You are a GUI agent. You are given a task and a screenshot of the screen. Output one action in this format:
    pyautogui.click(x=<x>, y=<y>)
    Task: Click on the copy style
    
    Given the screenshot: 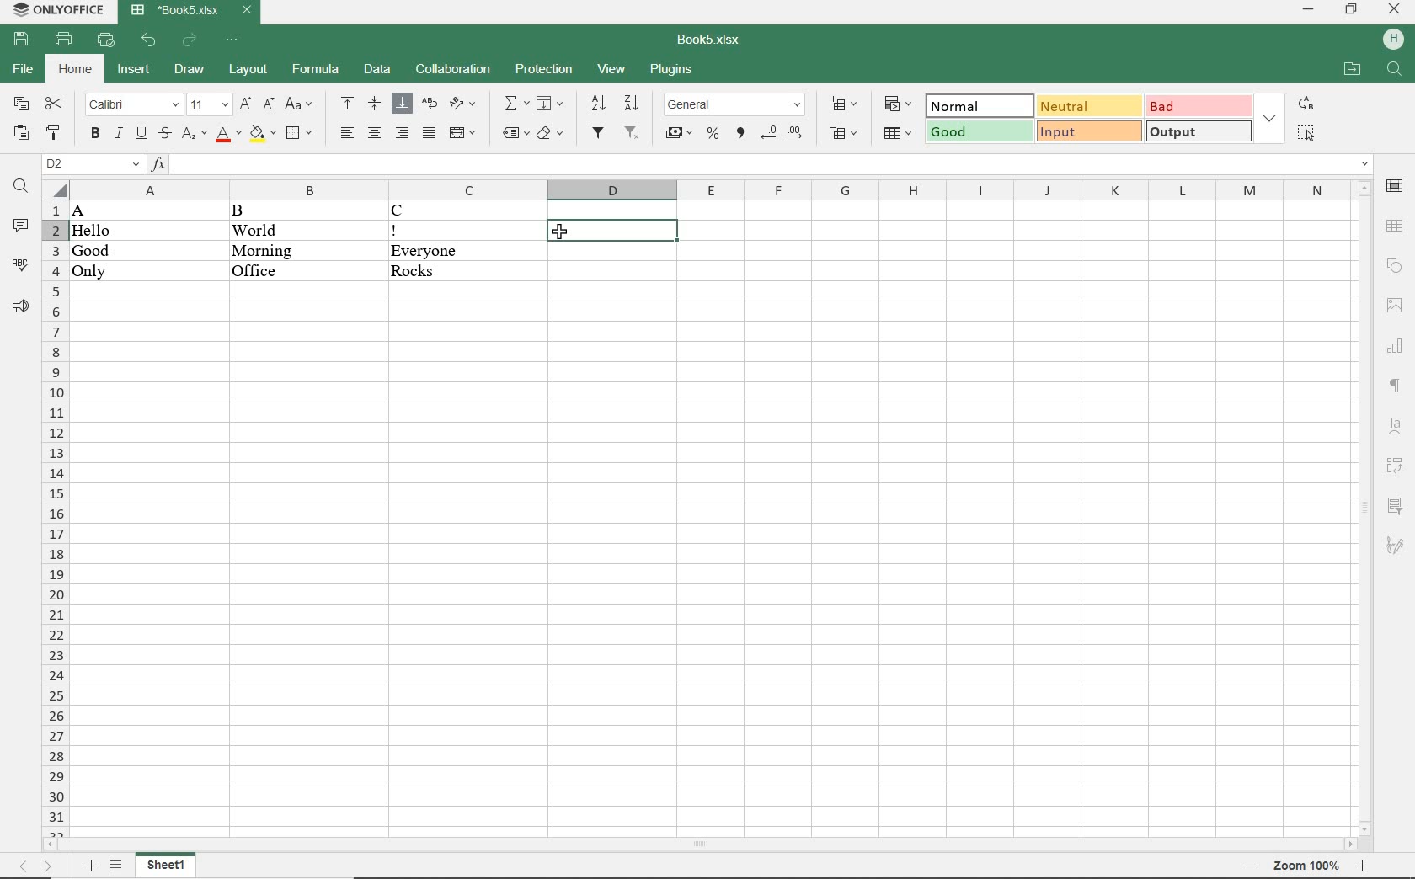 What is the action you would take?
    pyautogui.click(x=53, y=135)
    